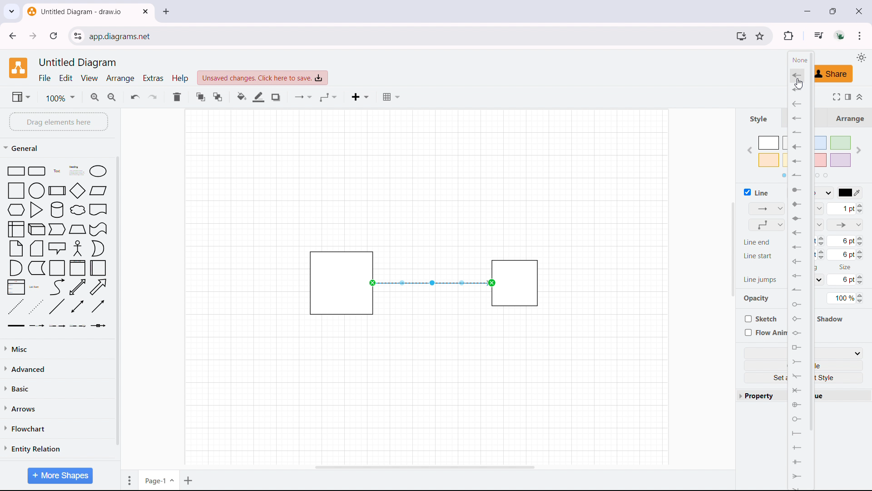  I want to click on click to save, so click(263, 78).